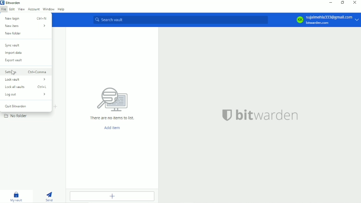  Describe the element at coordinates (21, 9) in the screenshot. I see `View` at that location.